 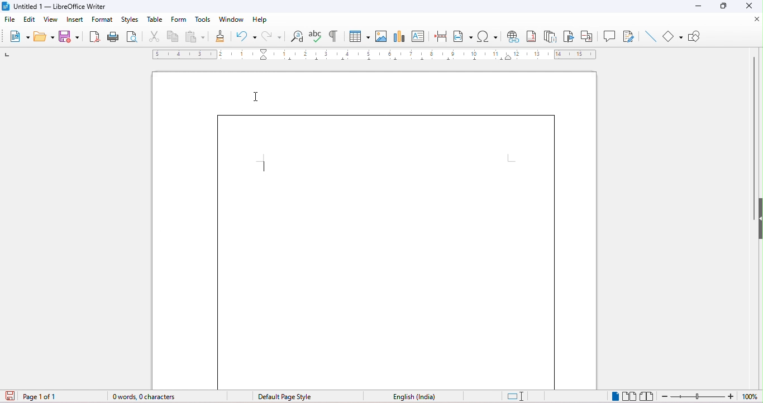 What do you see at coordinates (465, 35) in the screenshot?
I see `field` at bounding box center [465, 35].